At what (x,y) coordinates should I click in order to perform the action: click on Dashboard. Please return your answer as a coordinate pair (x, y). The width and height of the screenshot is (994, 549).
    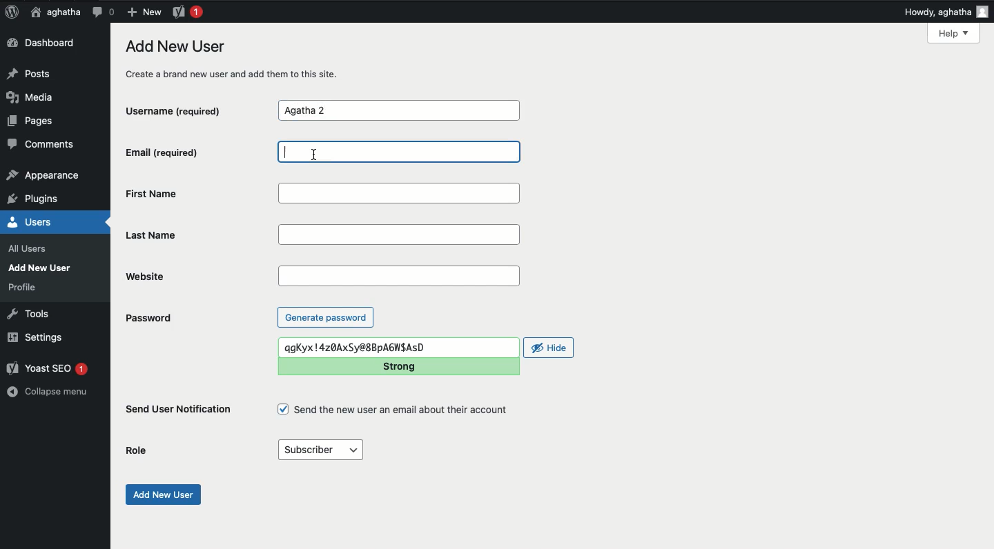
    Looking at the image, I should click on (45, 43).